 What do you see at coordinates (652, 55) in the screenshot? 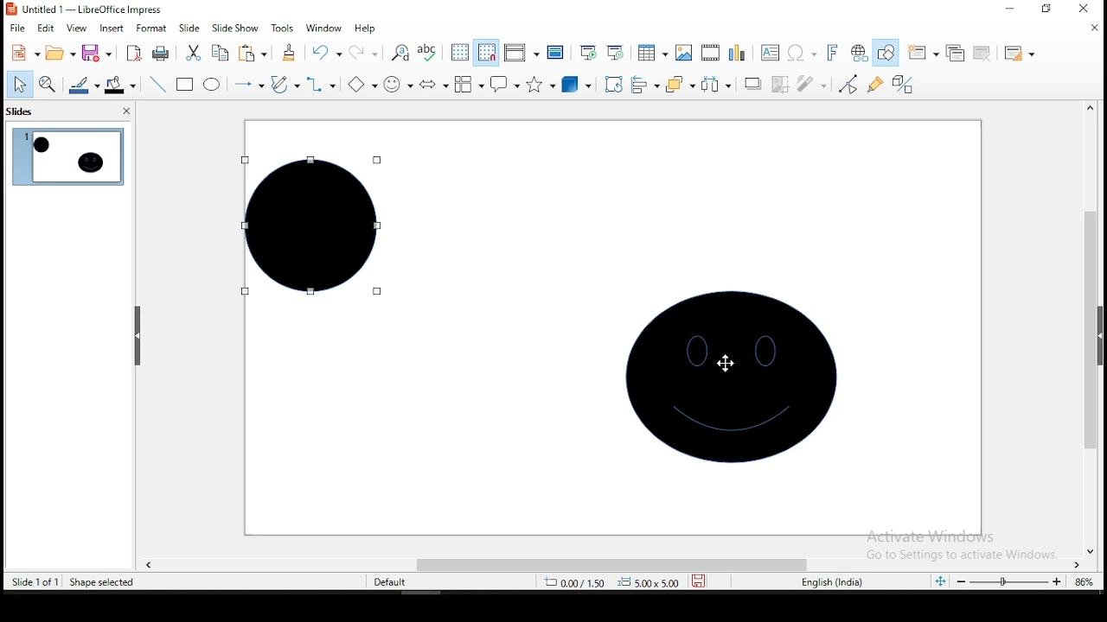
I see `tables` at bounding box center [652, 55].